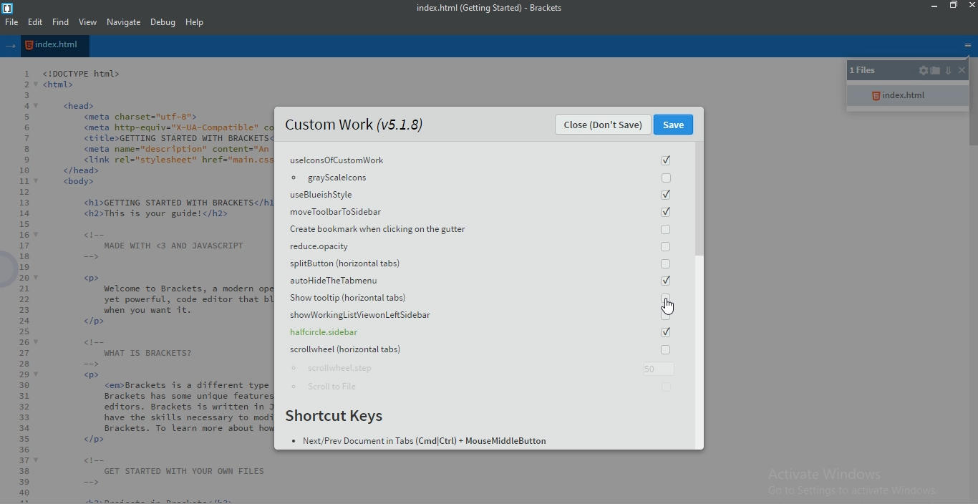 Image resolution: width=978 pixels, height=504 pixels. What do you see at coordinates (89, 22) in the screenshot?
I see `view` at bounding box center [89, 22].